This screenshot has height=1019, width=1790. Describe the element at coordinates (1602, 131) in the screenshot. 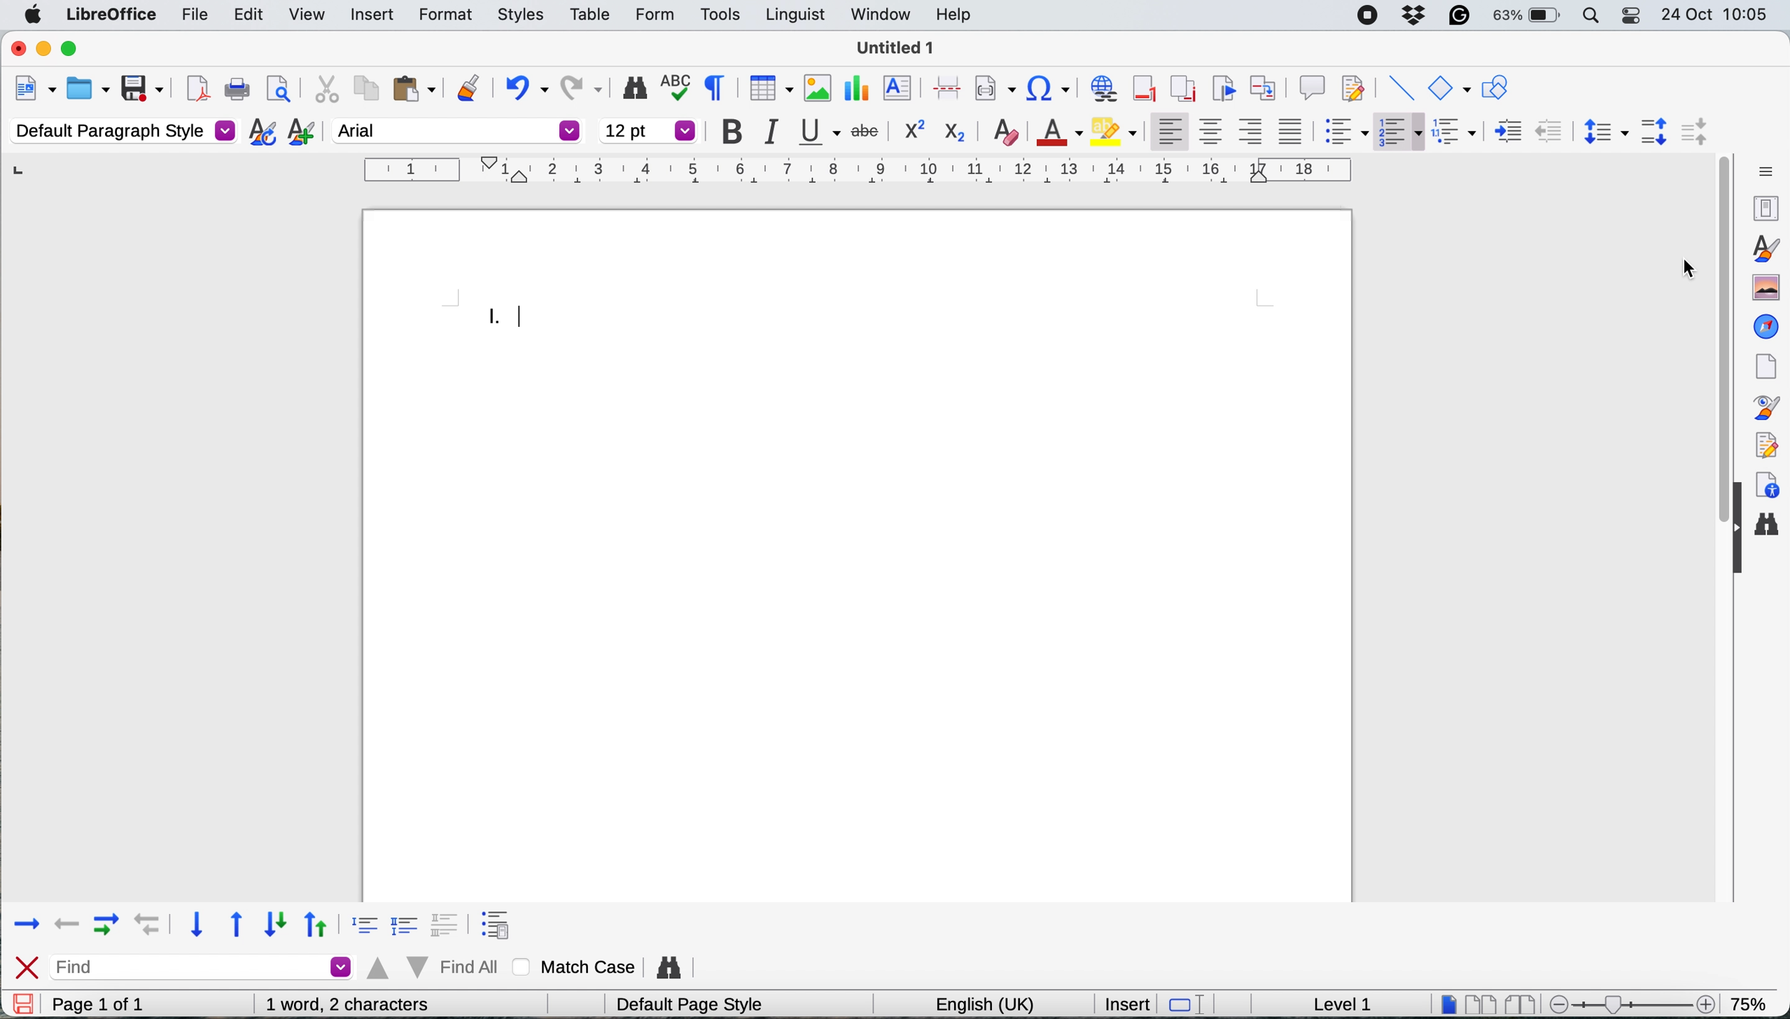

I see `set line spacing` at that location.